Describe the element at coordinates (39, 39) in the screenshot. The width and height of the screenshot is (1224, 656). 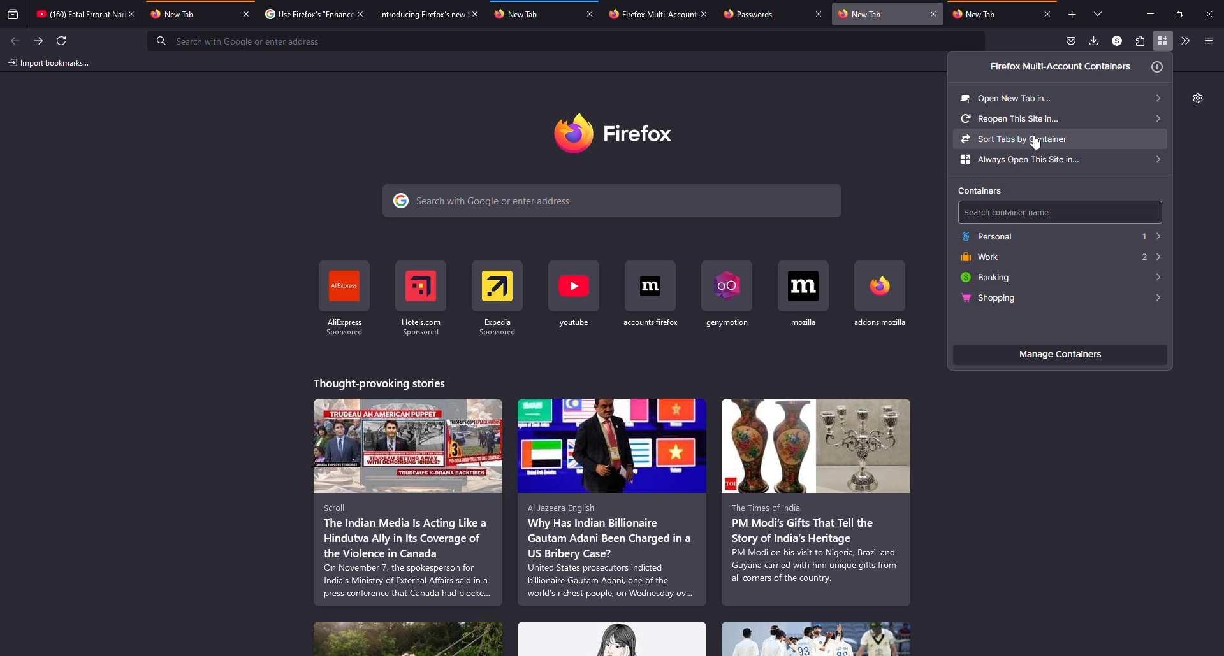
I see `forward` at that location.